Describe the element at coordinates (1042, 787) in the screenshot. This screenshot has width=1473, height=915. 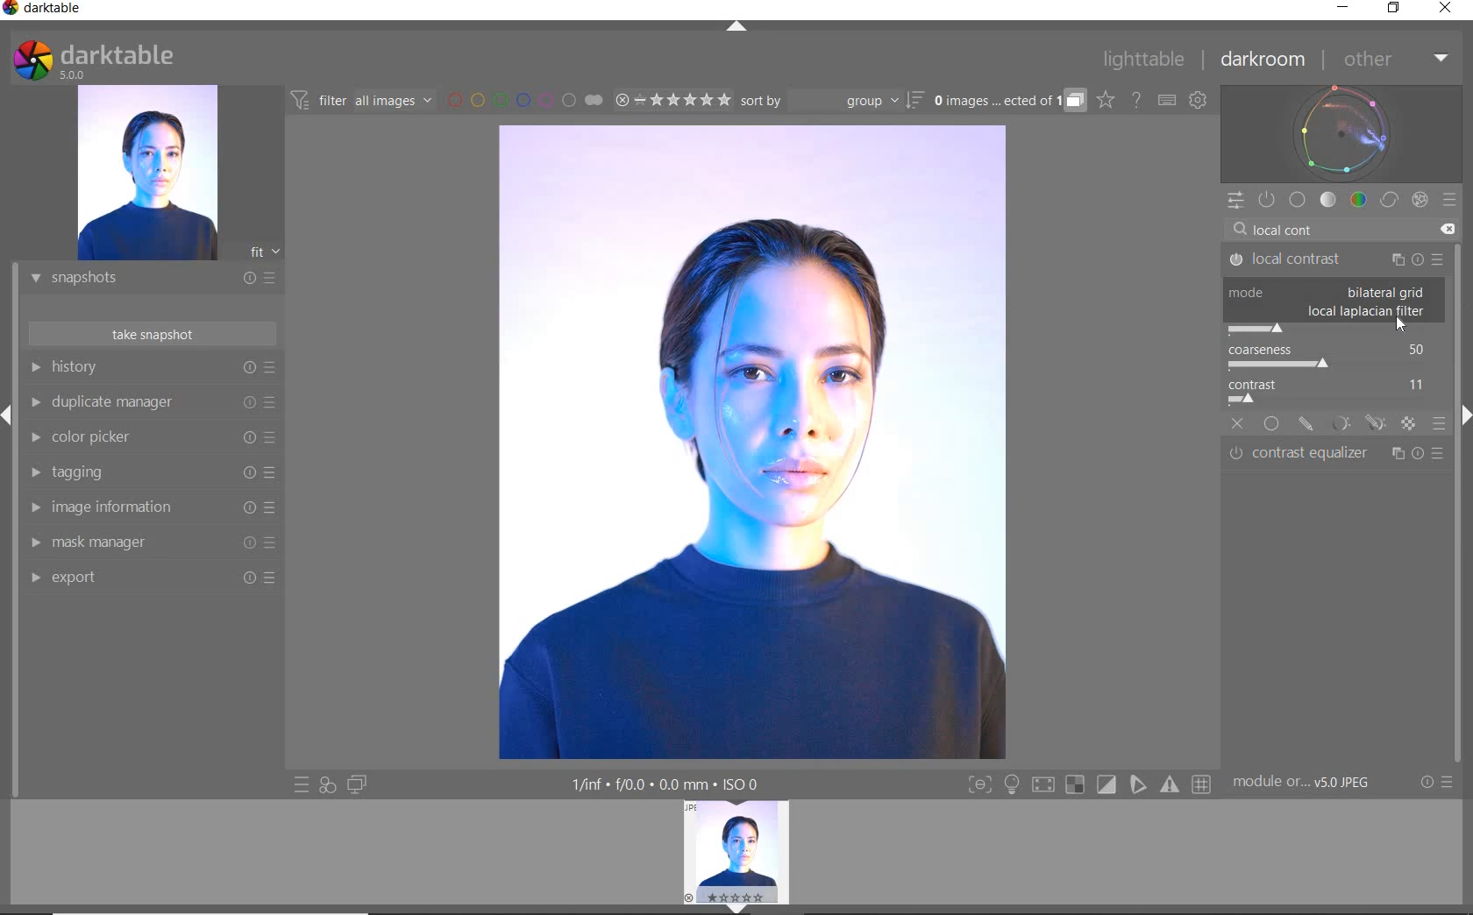
I see `Button` at that location.